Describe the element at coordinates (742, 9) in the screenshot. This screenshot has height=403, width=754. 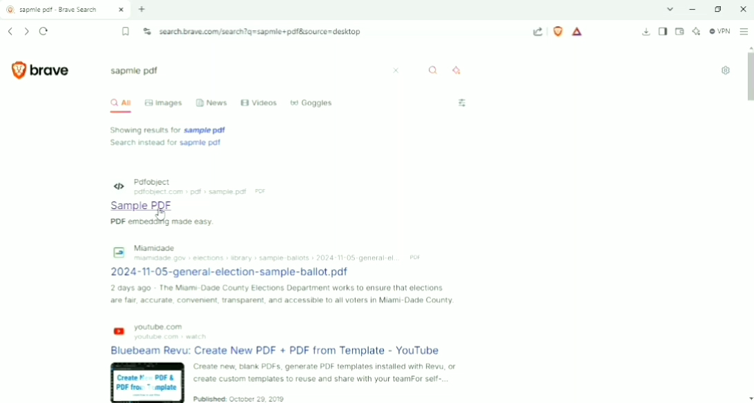
I see `Close` at that location.